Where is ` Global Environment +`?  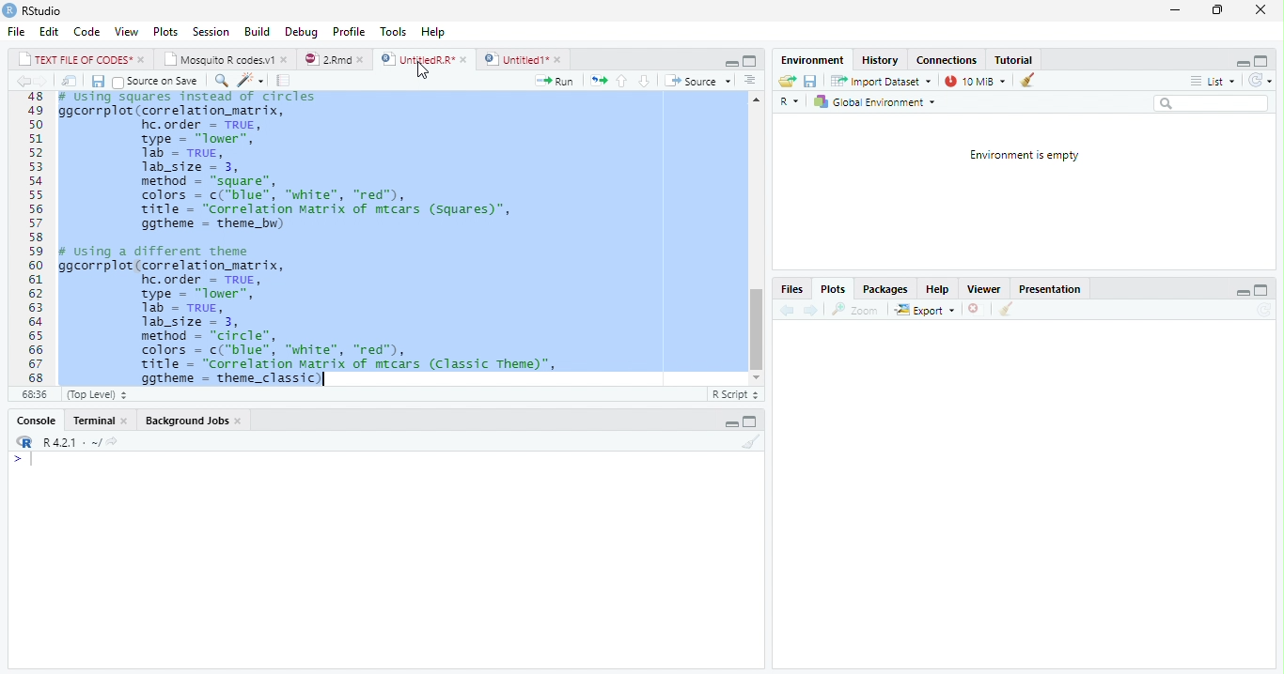
 Global Environment + is located at coordinates (881, 102).